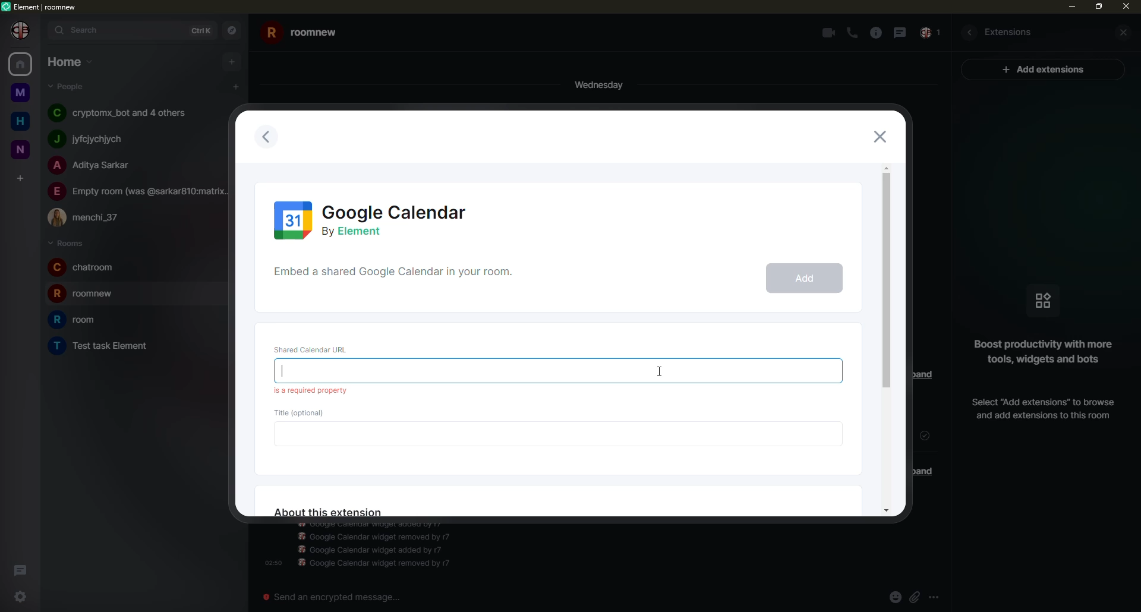 This screenshot has width=1141, height=612. What do you see at coordinates (803, 279) in the screenshot?
I see `add` at bounding box center [803, 279].